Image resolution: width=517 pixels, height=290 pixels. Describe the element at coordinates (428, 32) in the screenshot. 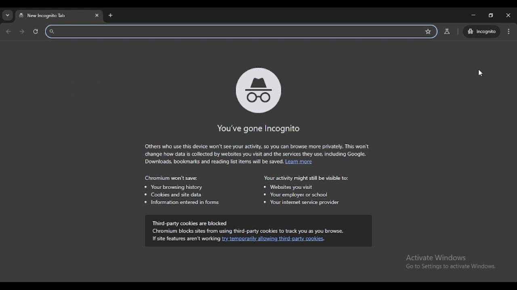

I see `bookmark this tab` at that location.